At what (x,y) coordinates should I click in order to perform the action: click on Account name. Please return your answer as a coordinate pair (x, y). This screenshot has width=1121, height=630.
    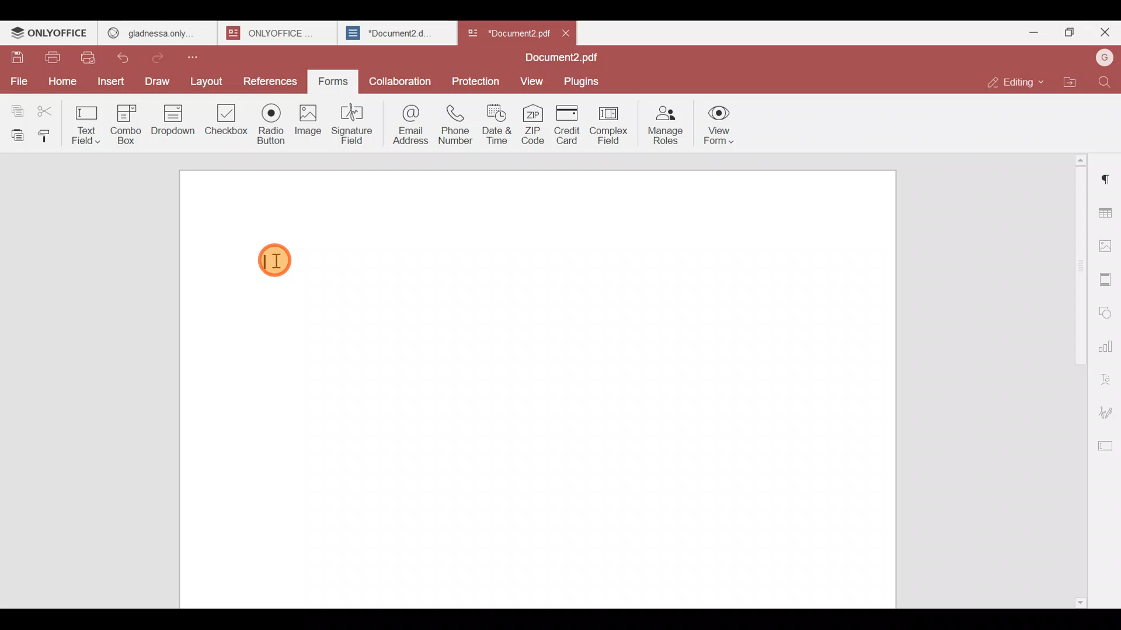
    Looking at the image, I should click on (1104, 58).